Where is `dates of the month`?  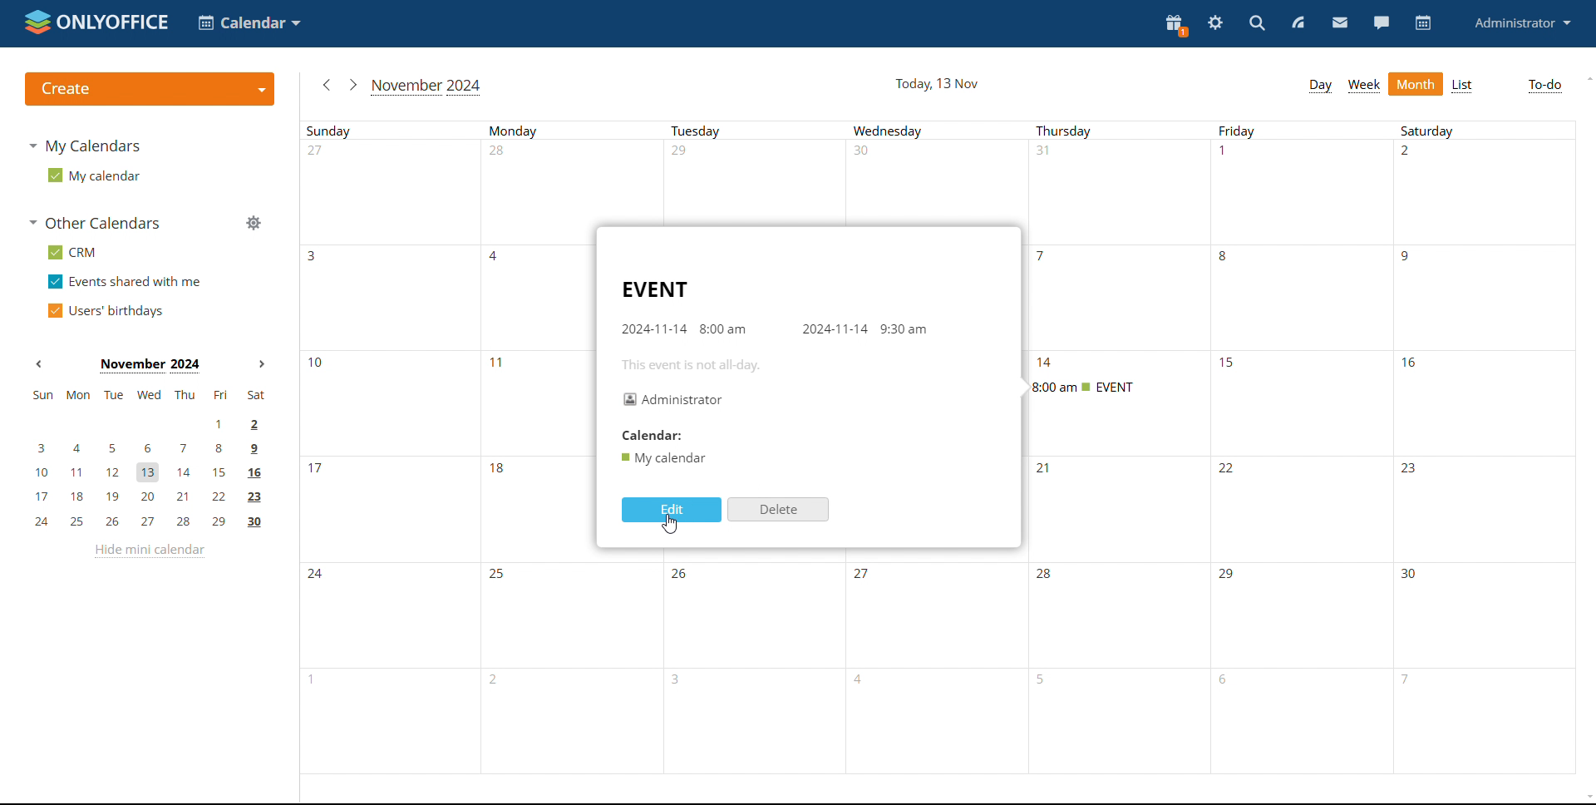 dates of the month is located at coordinates (944, 723).